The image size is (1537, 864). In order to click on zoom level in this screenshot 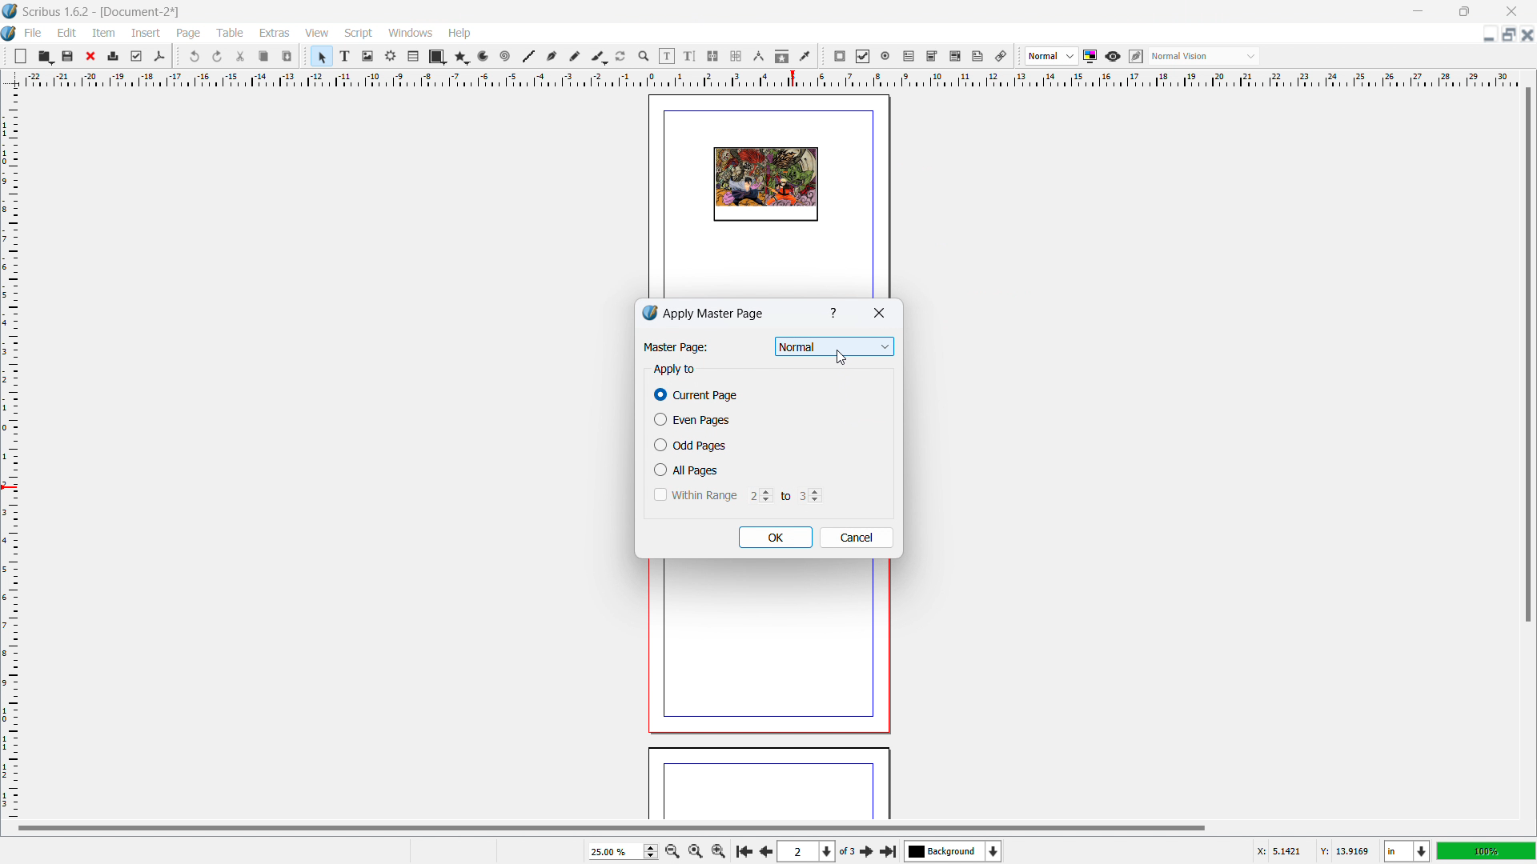, I will do `click(1487, 850)`.